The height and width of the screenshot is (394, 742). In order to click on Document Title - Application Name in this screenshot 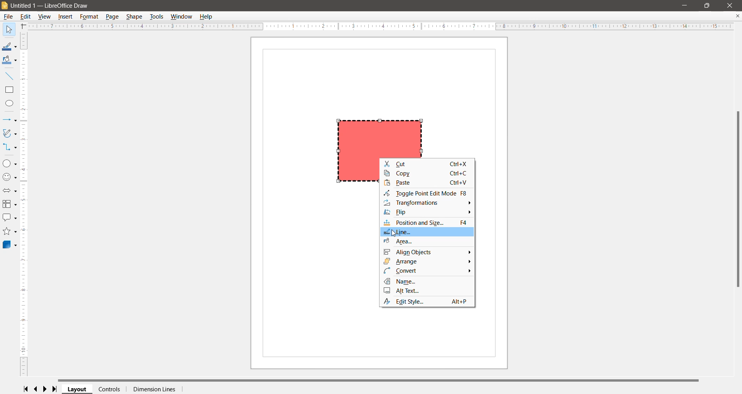, I will do `click(53, 6)`.